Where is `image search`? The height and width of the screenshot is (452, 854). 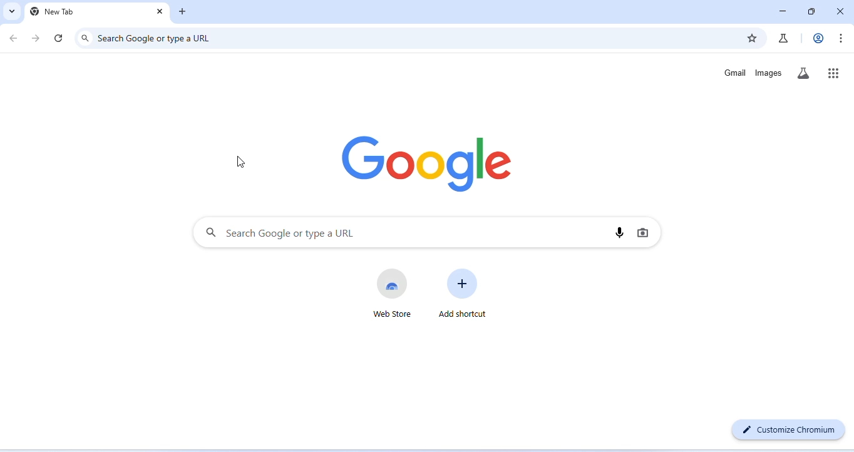 image search is located at coordinates (644, 232).